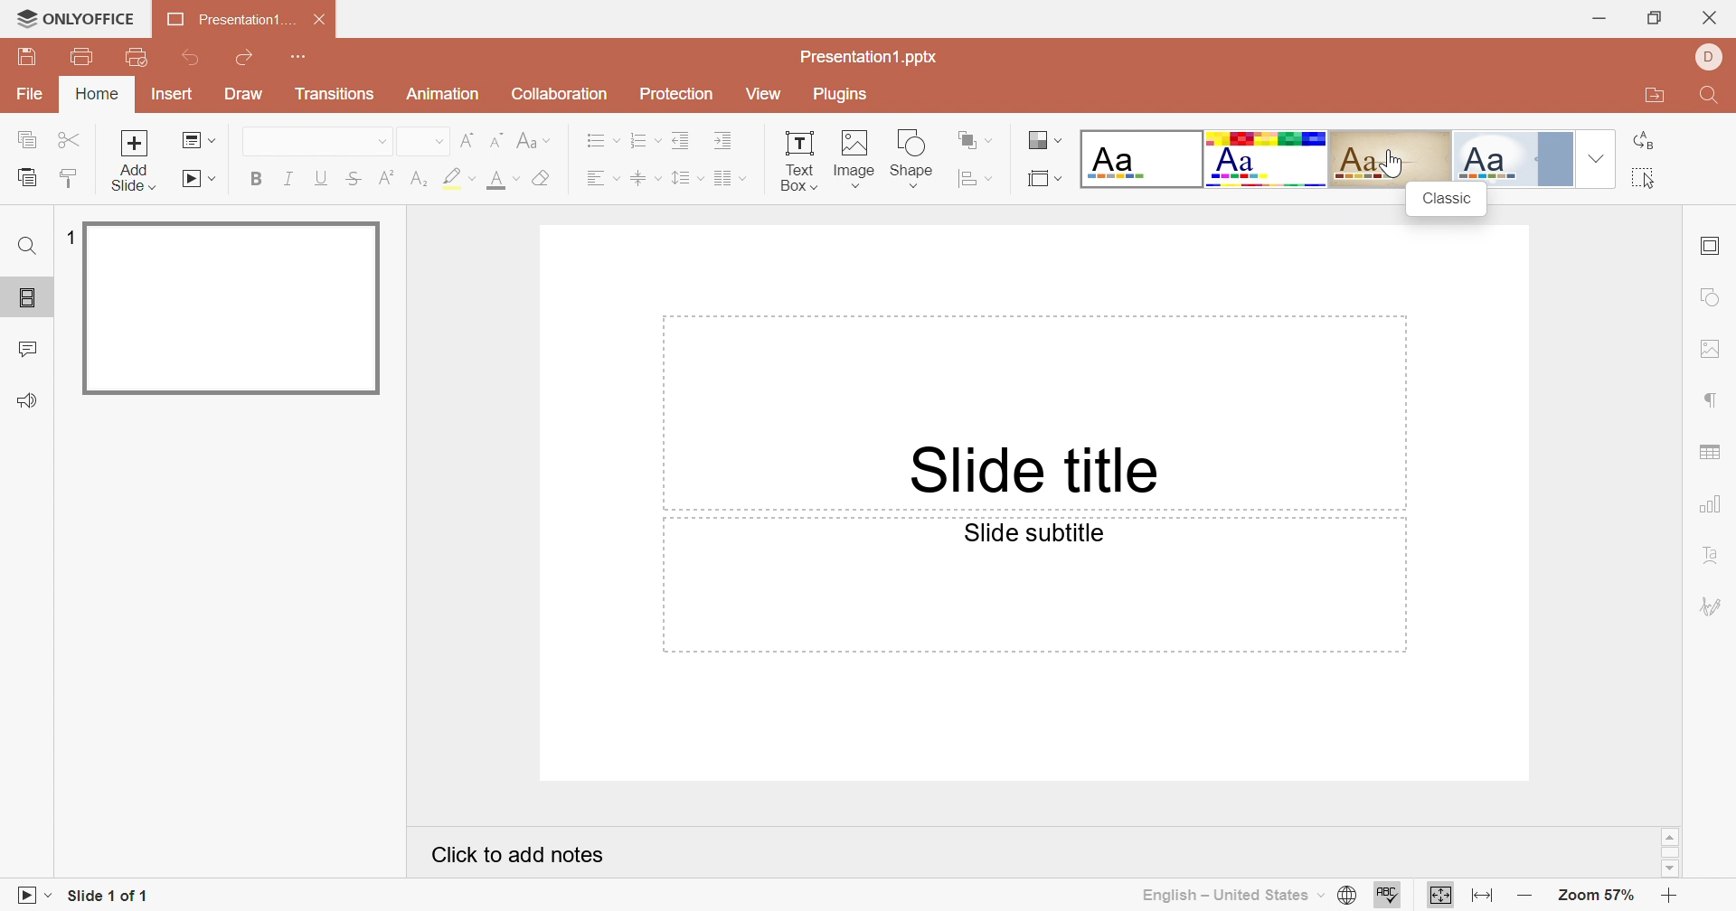 This screenshot has width=1736, height=911. Describe the element at coordinates (1348, 897) in the screenshot. I see `Set document language` at that location.